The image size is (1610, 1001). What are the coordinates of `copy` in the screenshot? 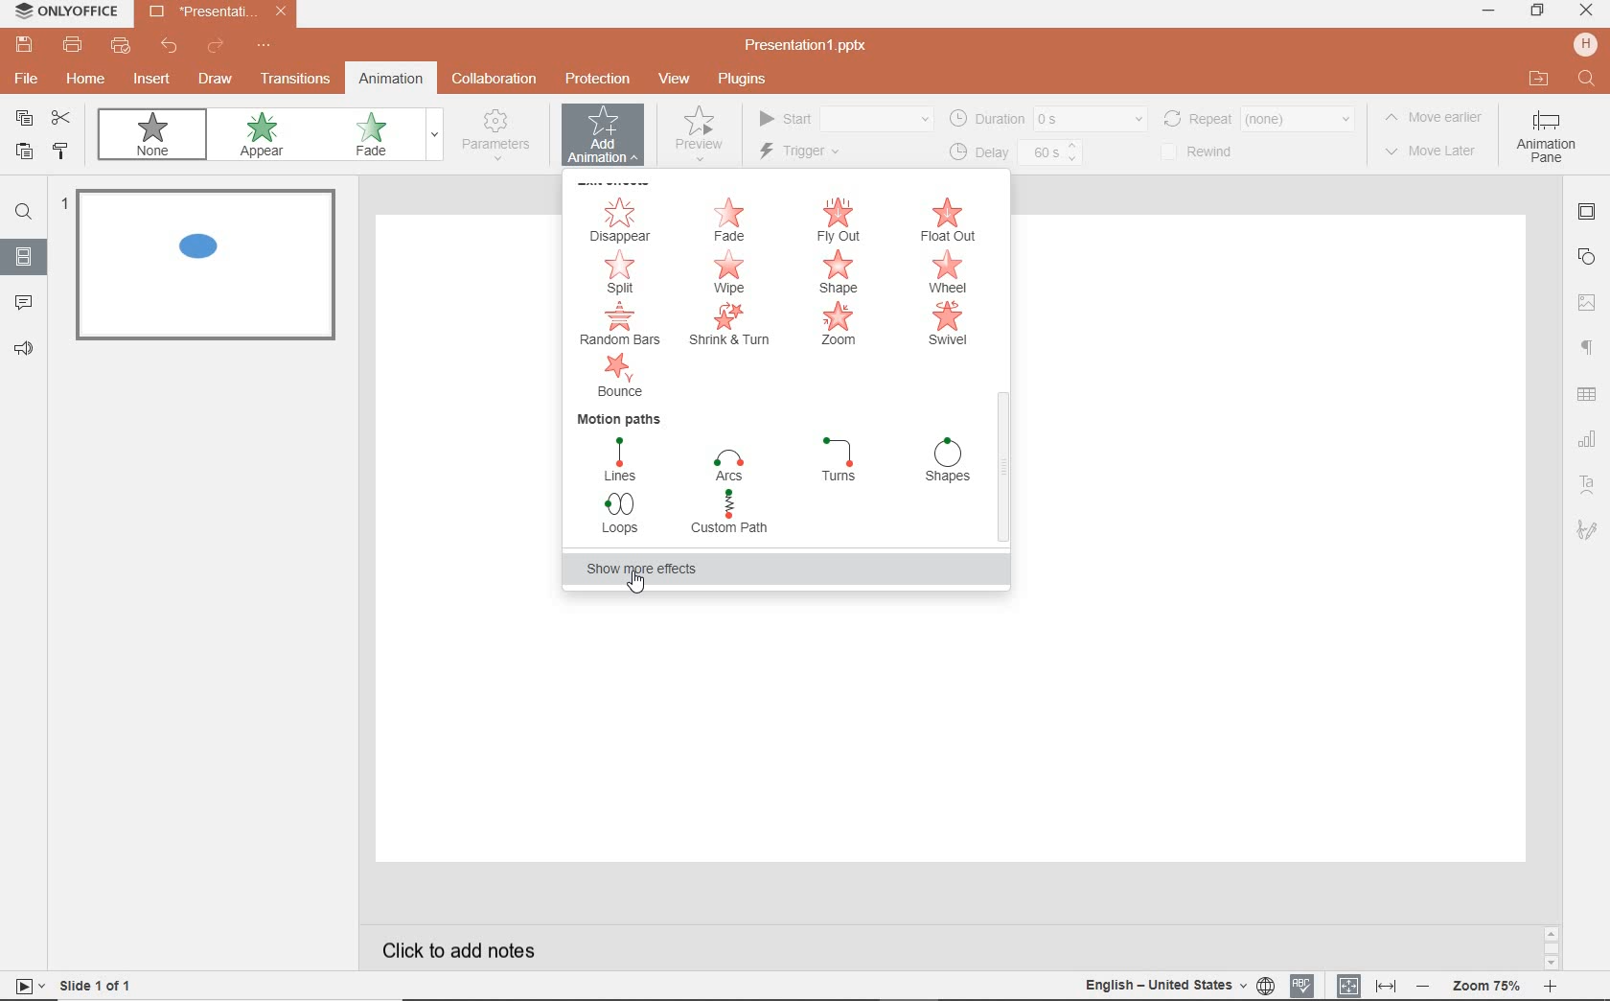 It's located at (25, 118).